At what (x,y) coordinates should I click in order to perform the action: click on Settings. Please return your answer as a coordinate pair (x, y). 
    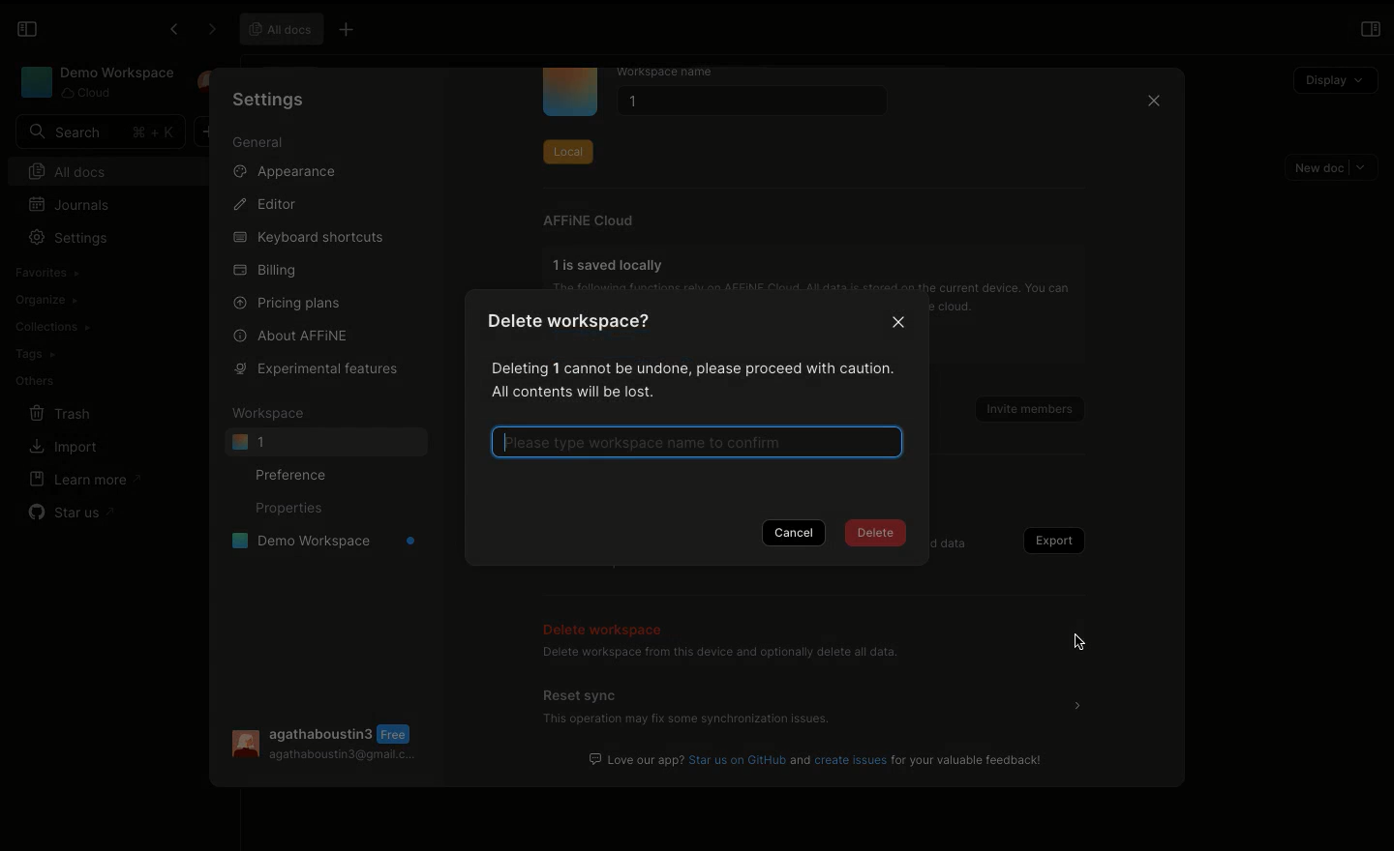
    Looking at the image, I should click on (269, 99).